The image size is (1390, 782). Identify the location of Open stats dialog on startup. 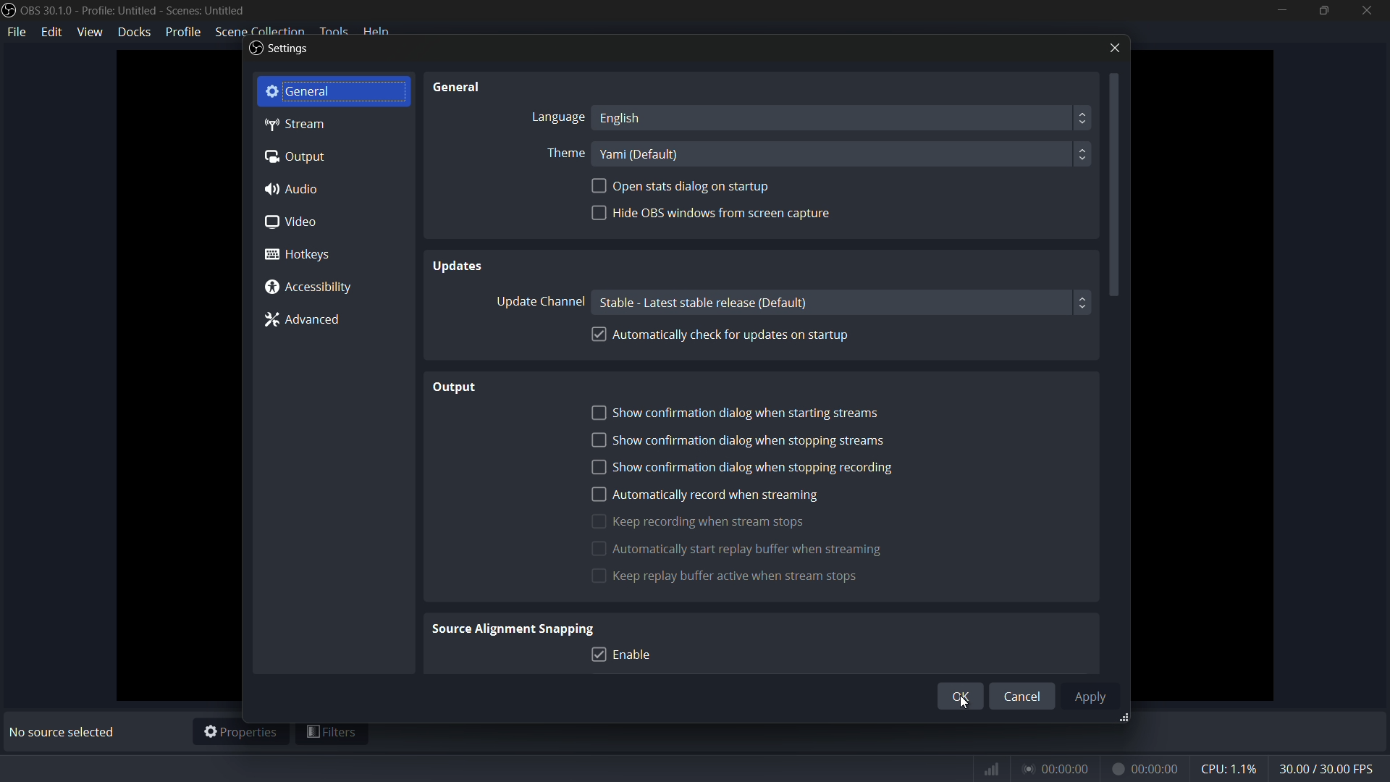
(682, 187).